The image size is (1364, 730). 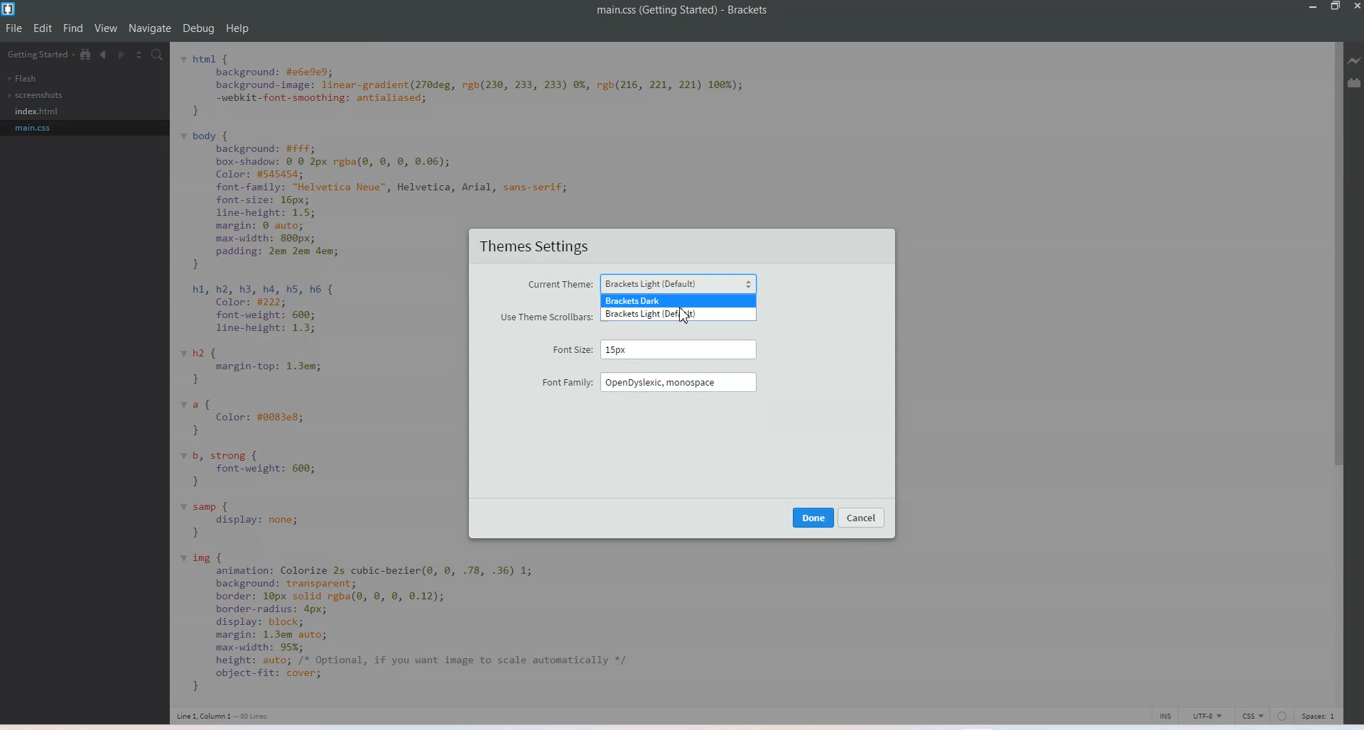 I want to click on Split editor vertically and Horizontally, so click(x=138, y=54).